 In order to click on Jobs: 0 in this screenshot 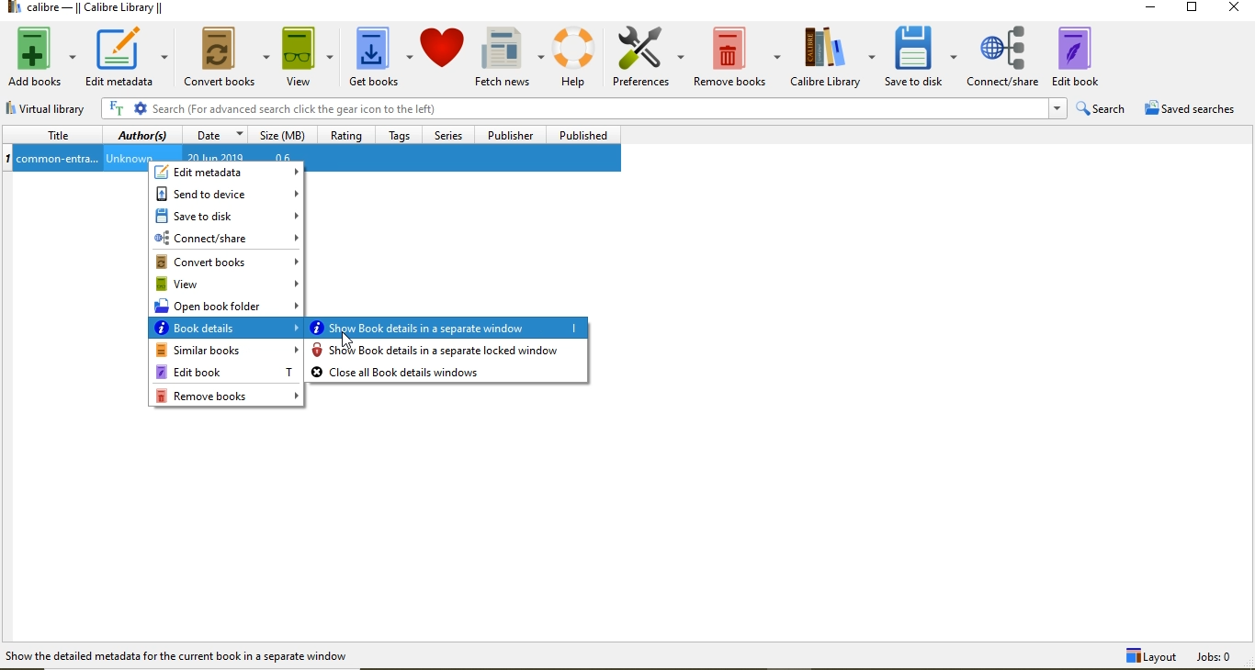, I will do `click(1224, 657)`.